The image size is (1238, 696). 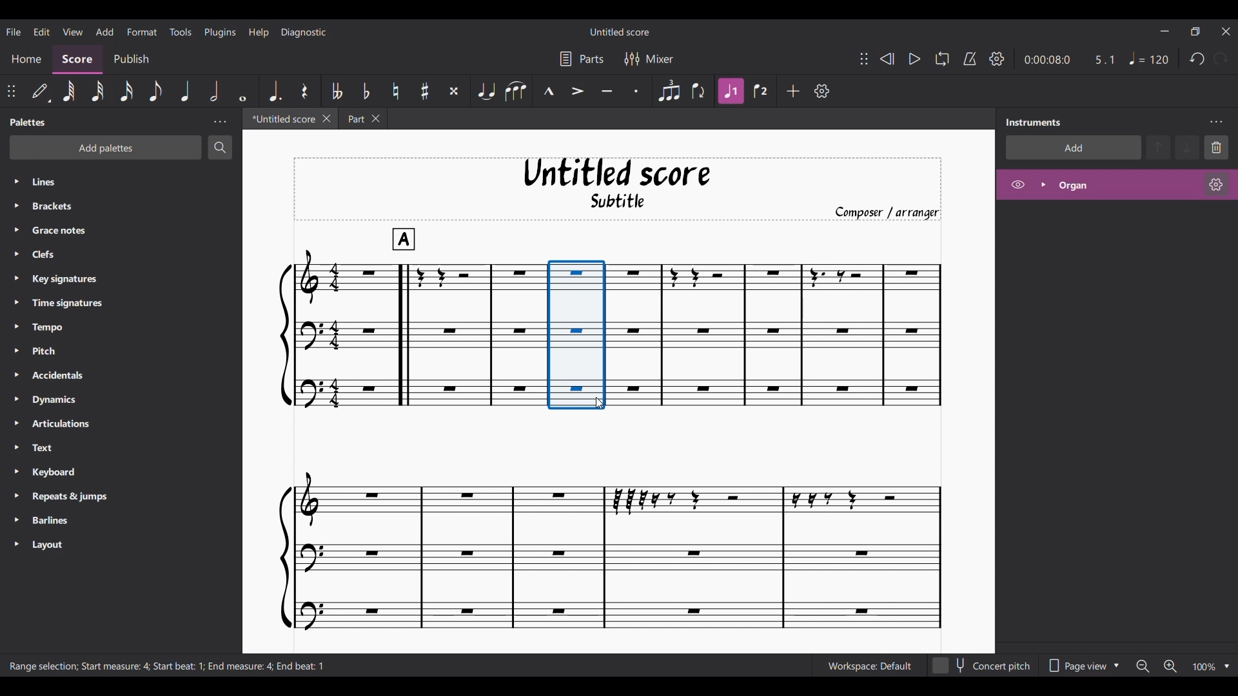 I want to click on Flip direction, so click(x=699, y=92).